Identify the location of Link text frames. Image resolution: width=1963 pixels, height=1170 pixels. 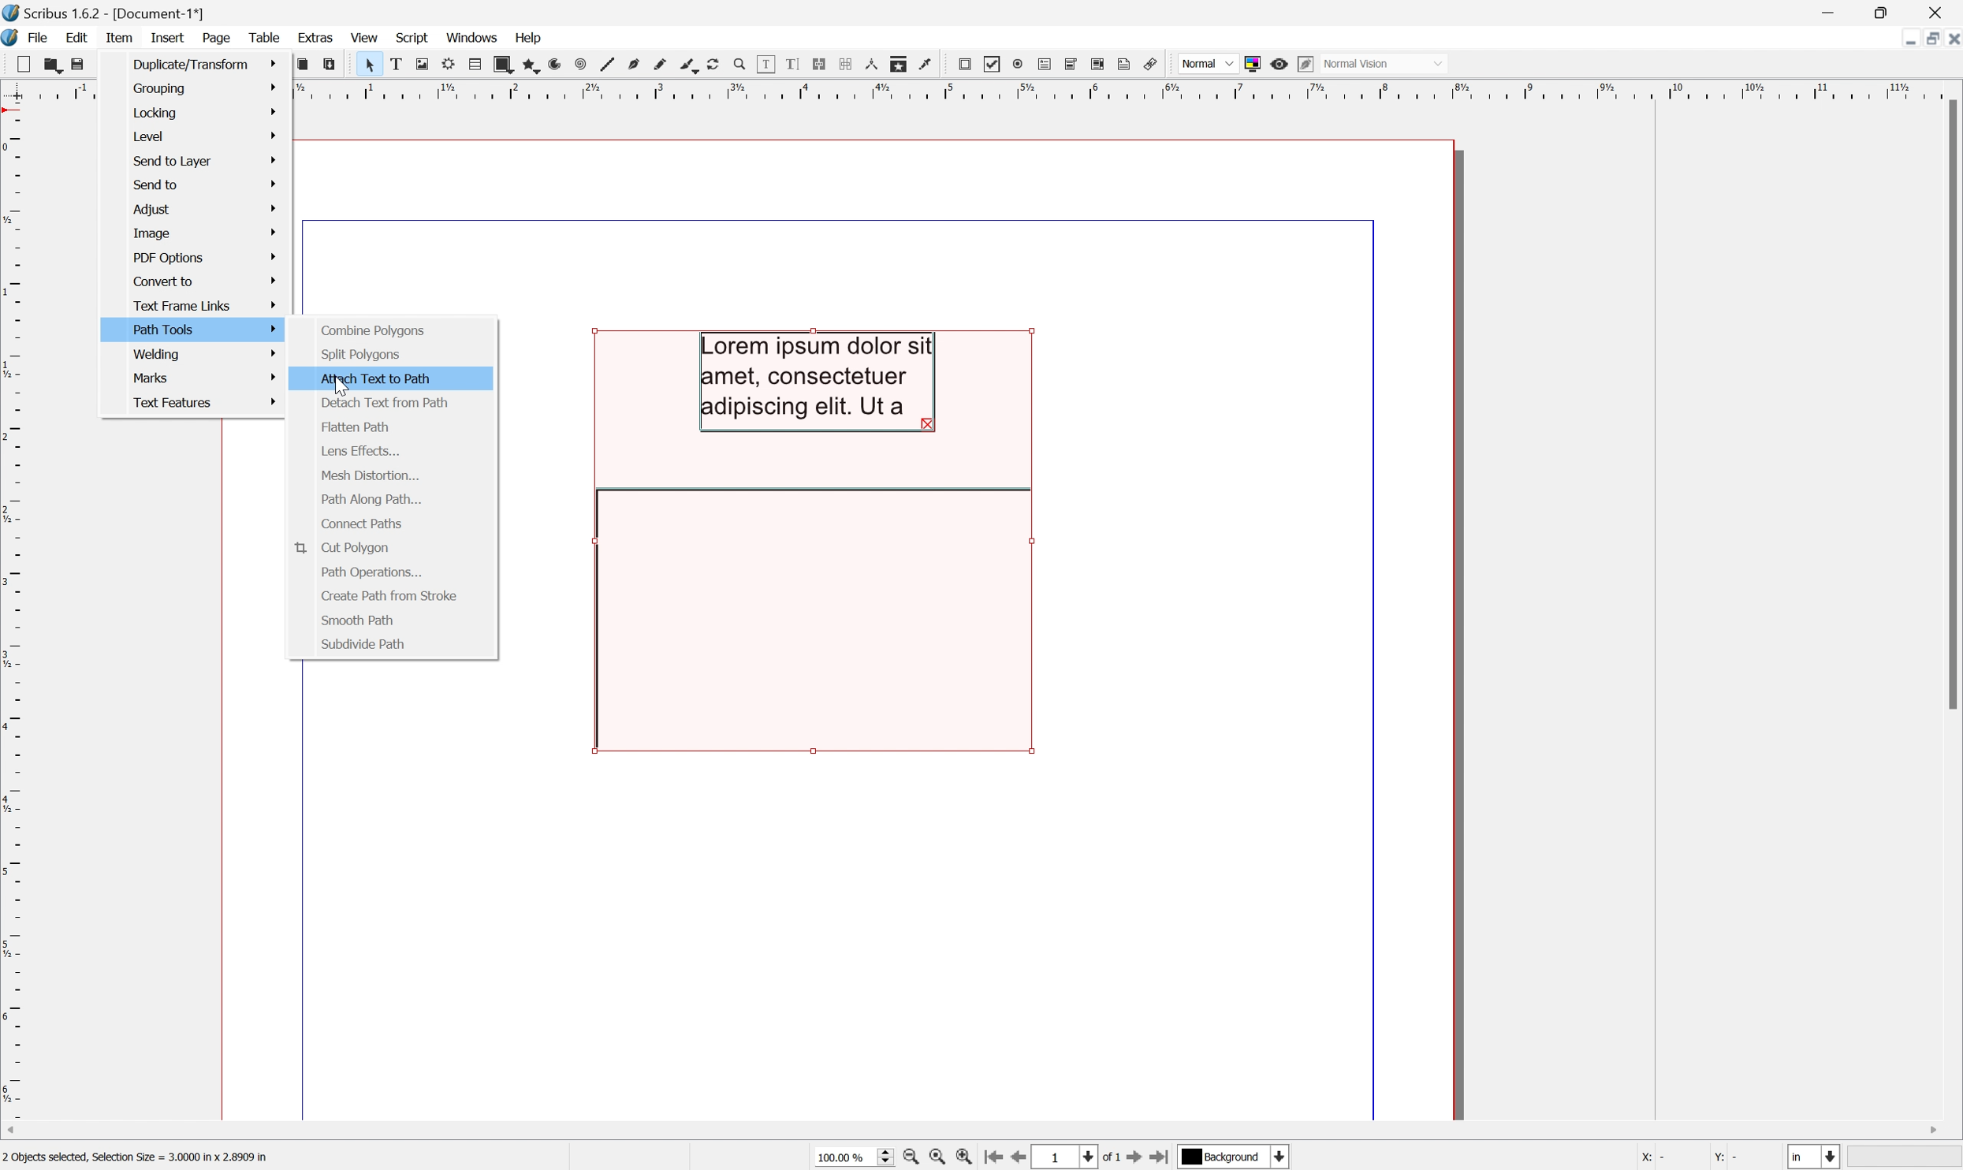
(818, 61).